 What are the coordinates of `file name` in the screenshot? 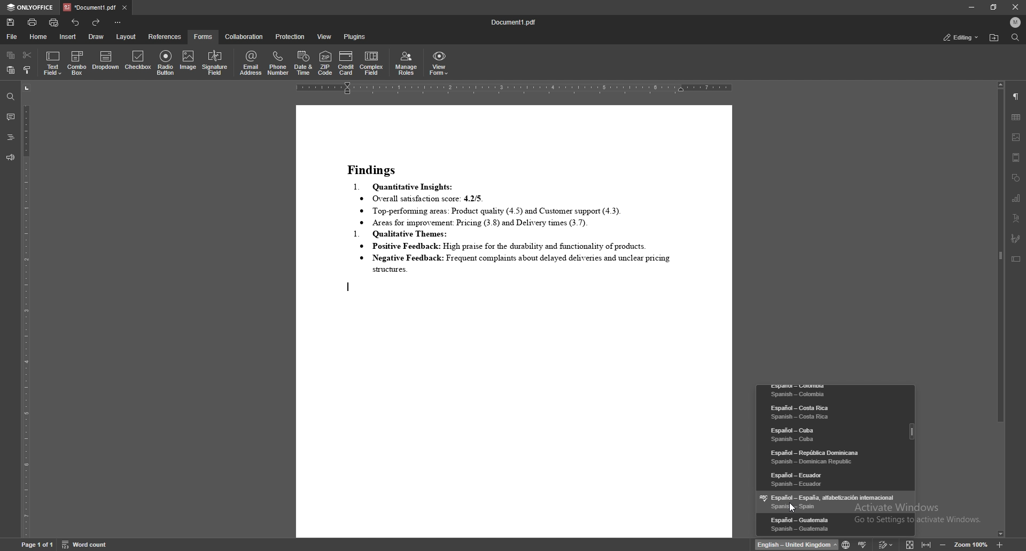 It's located at (515, 23).